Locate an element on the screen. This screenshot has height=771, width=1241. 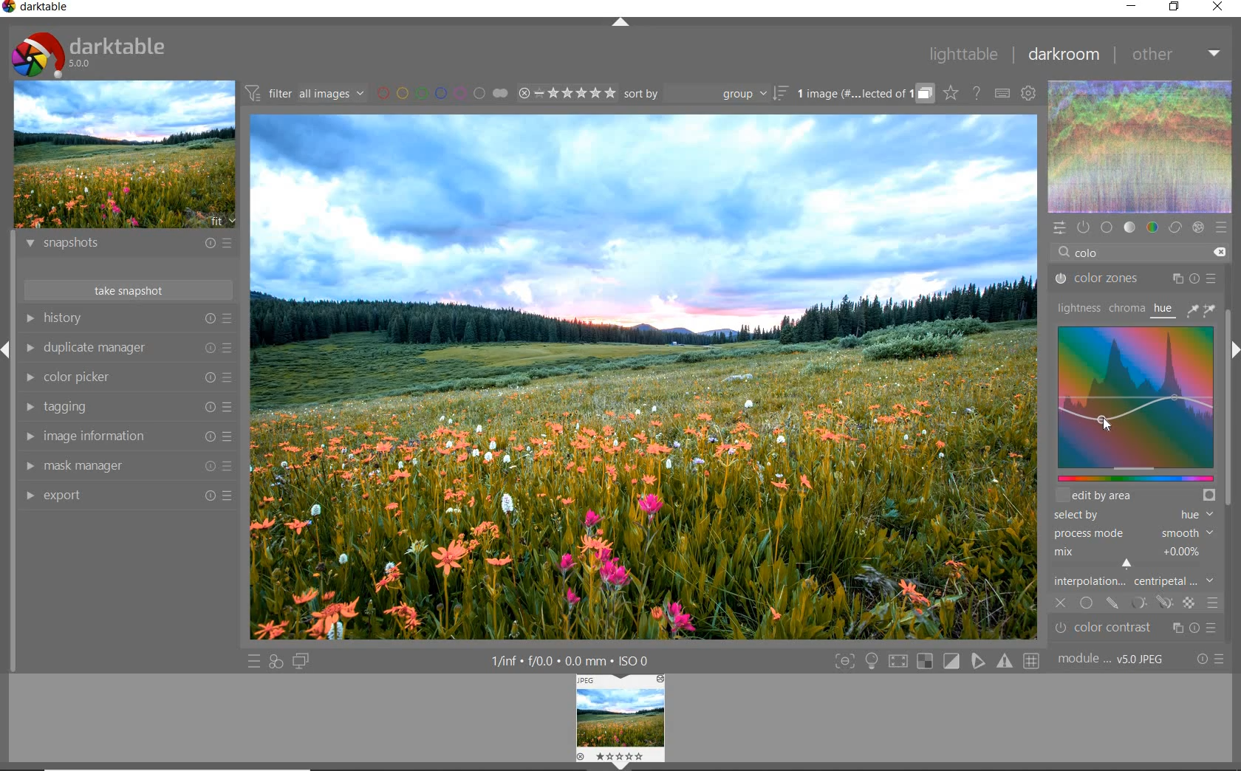
blending options is located at coordinates (1212, 601).